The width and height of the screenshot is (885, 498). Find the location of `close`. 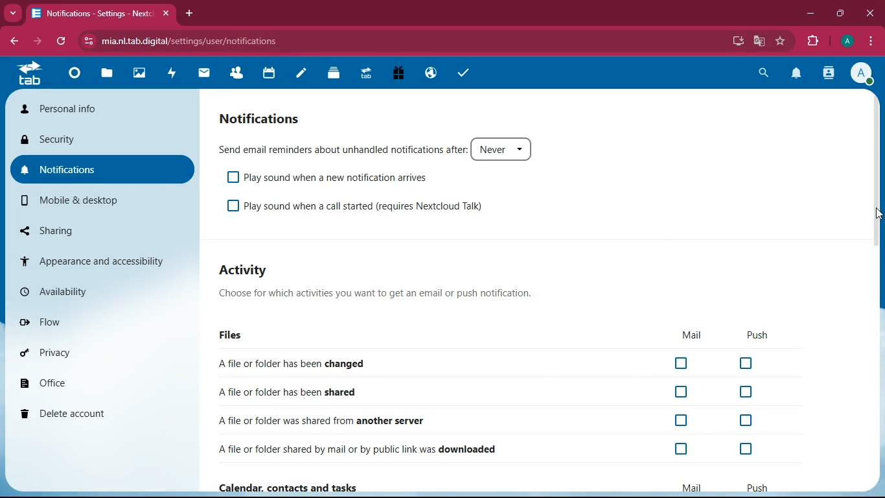

close is located at coordinates (165, 14).